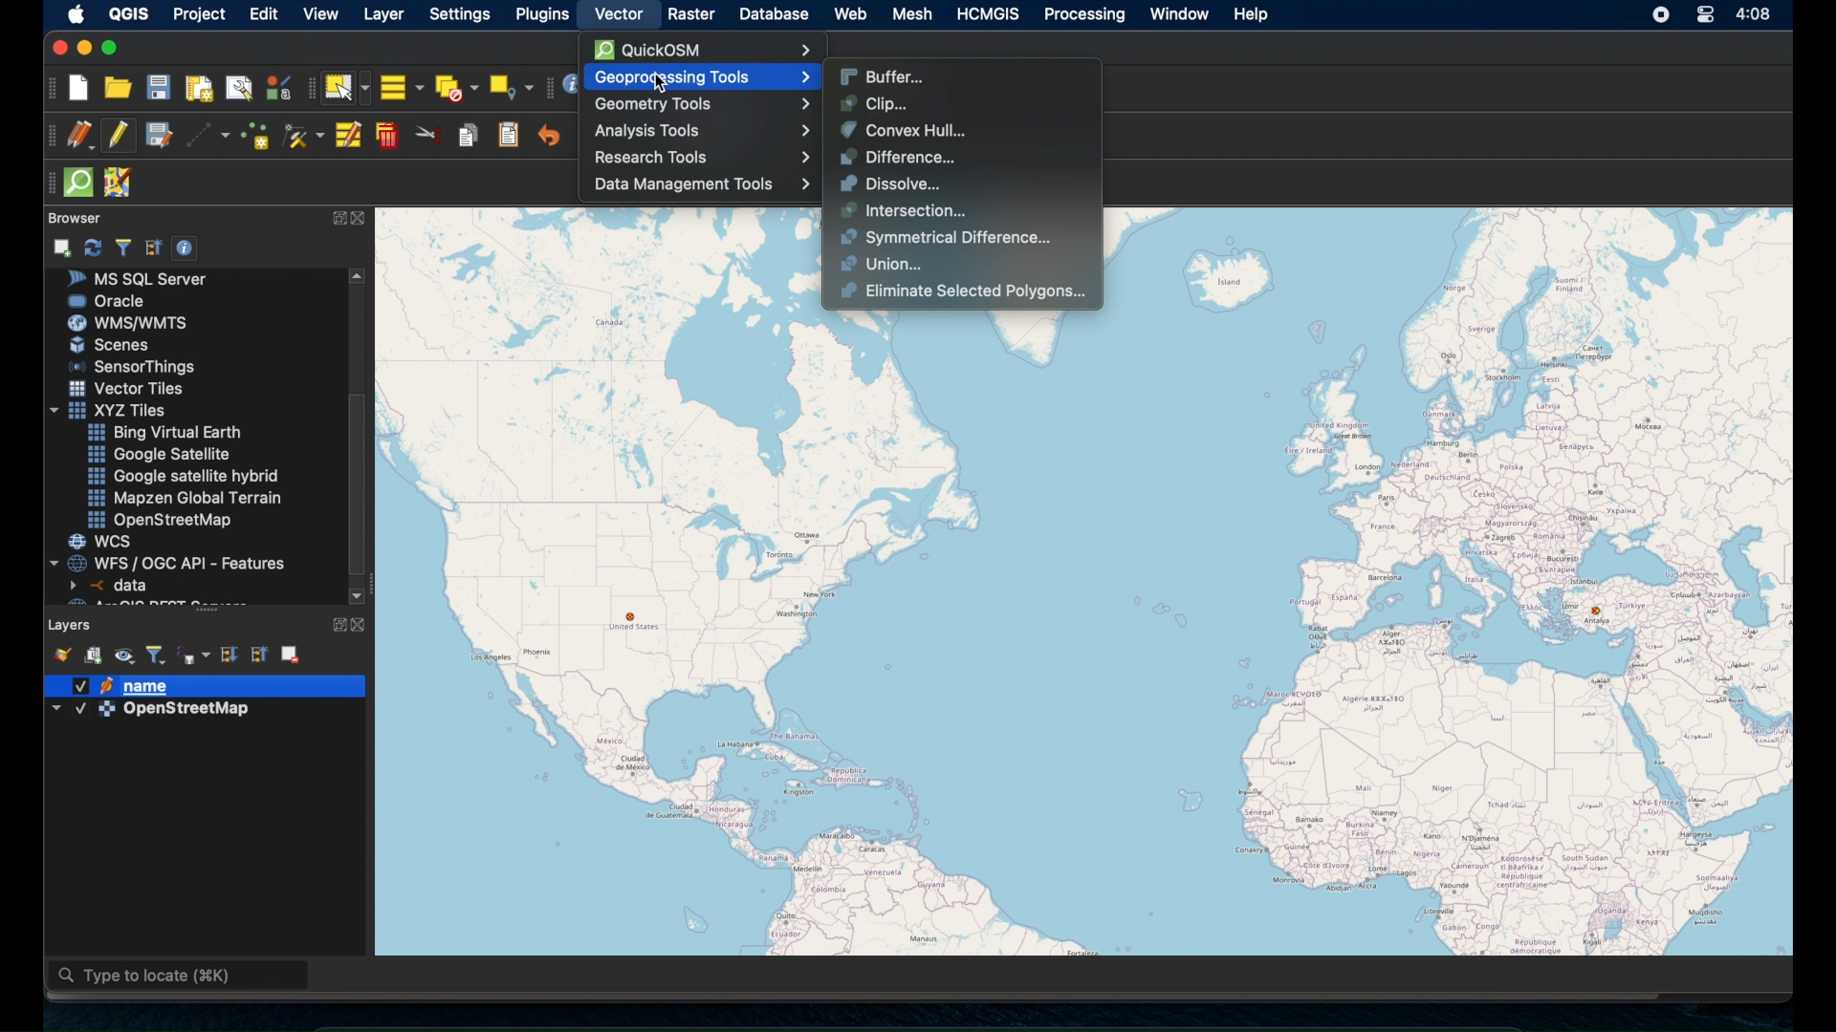  I want to click on Eliminate Selected Polygons..., so click(961, 291).